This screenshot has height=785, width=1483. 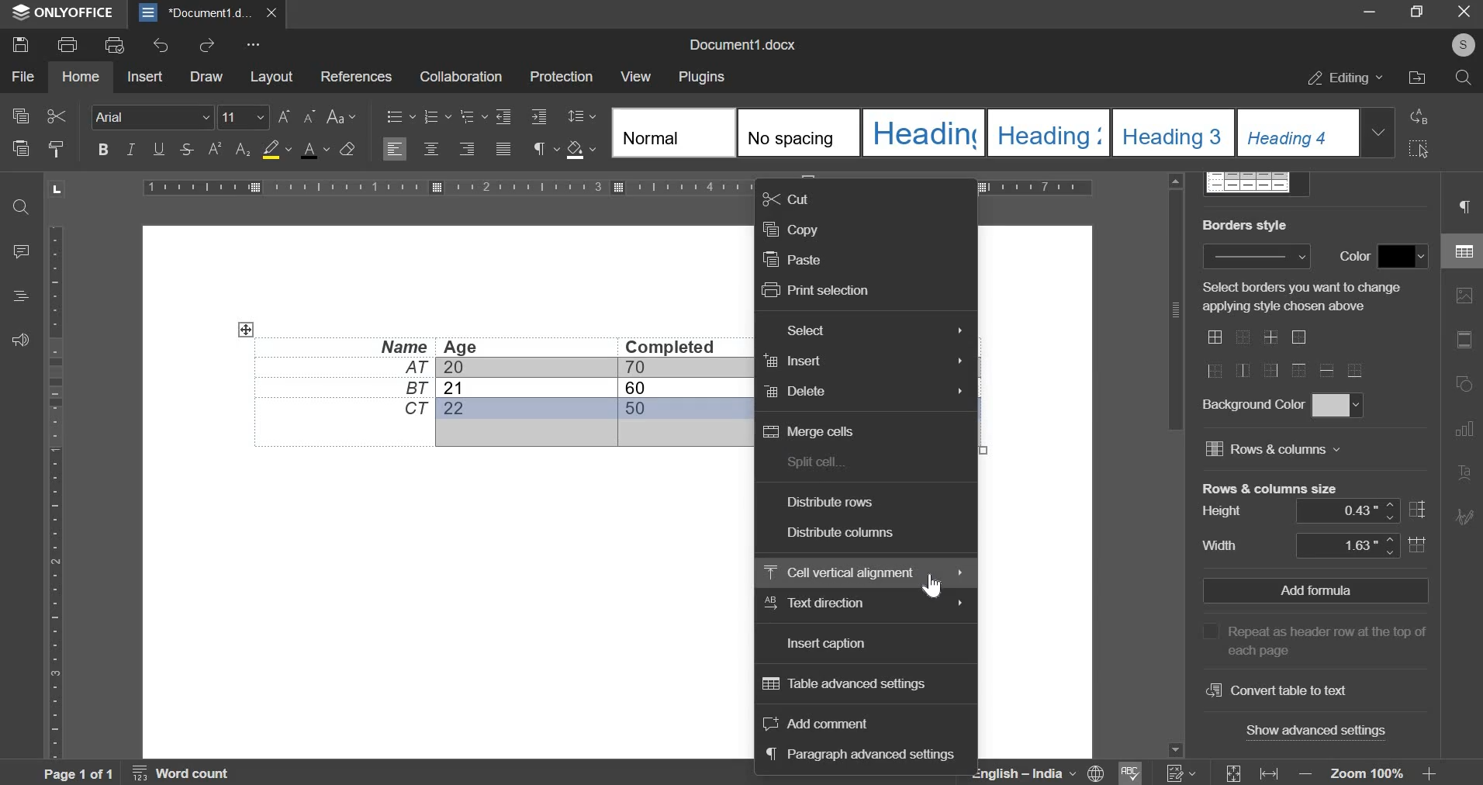 What do you see at coordinates (634, 76) in the screenshot?
I see `view` at bounding box center [634, 76].